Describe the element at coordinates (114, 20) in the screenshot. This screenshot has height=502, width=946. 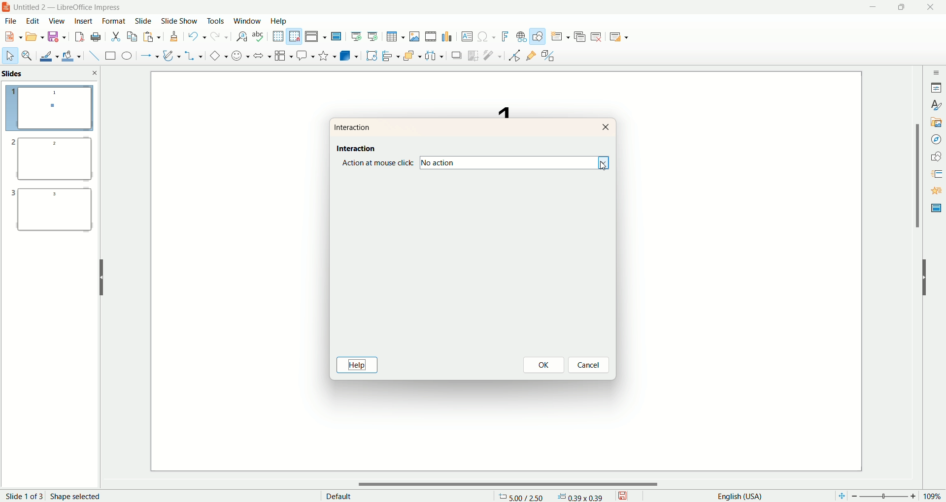
I see `format` at that location.